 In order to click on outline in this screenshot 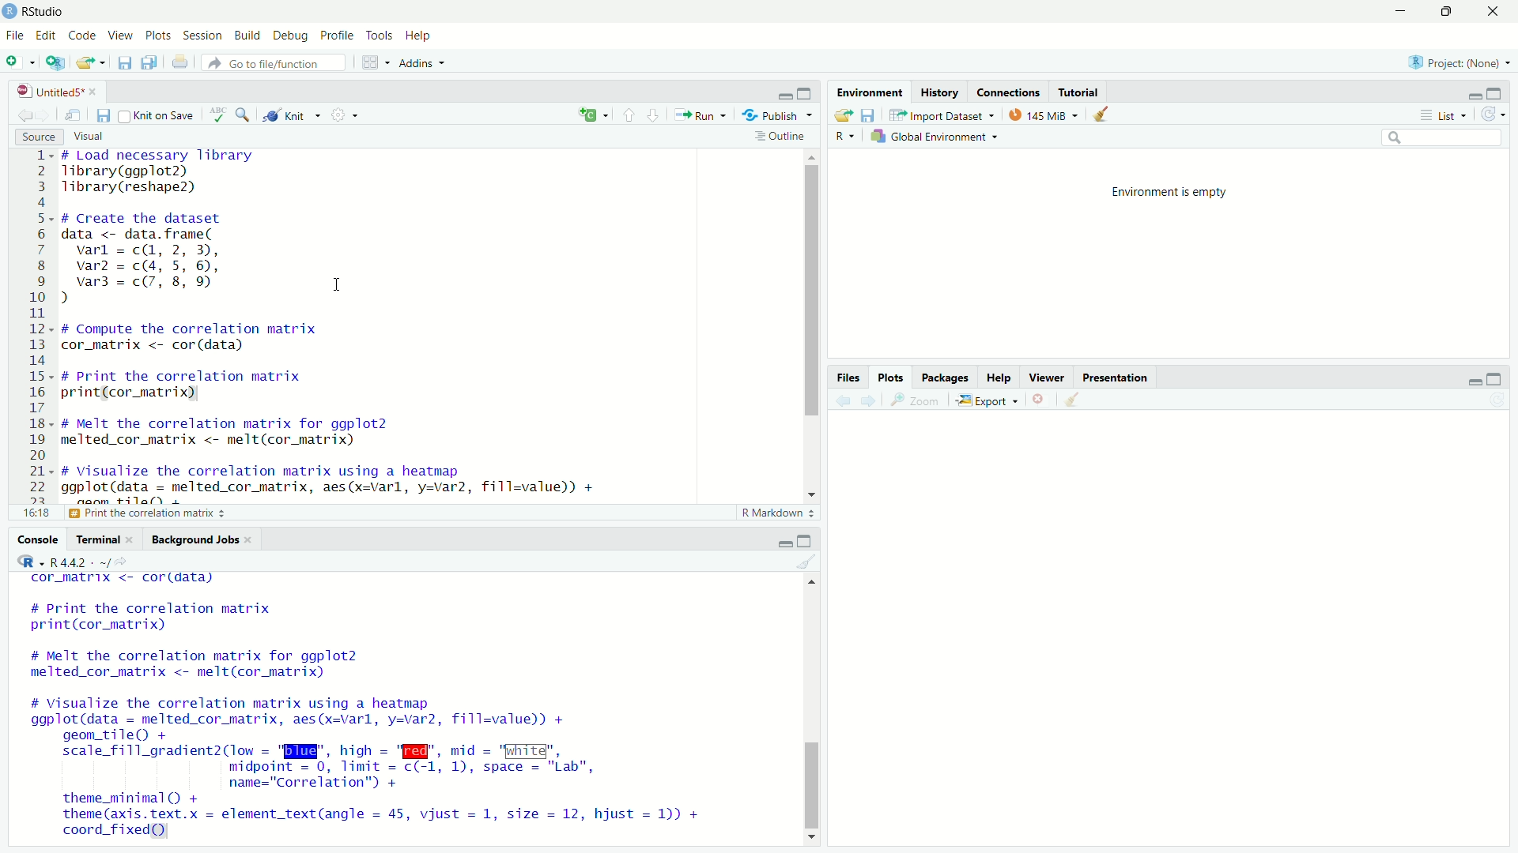, I will do `click(784, 137)`.